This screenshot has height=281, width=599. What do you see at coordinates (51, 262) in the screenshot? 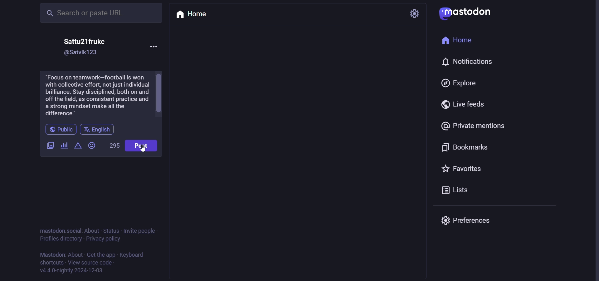
I see `shortcut` at bounding box center [51, 262].